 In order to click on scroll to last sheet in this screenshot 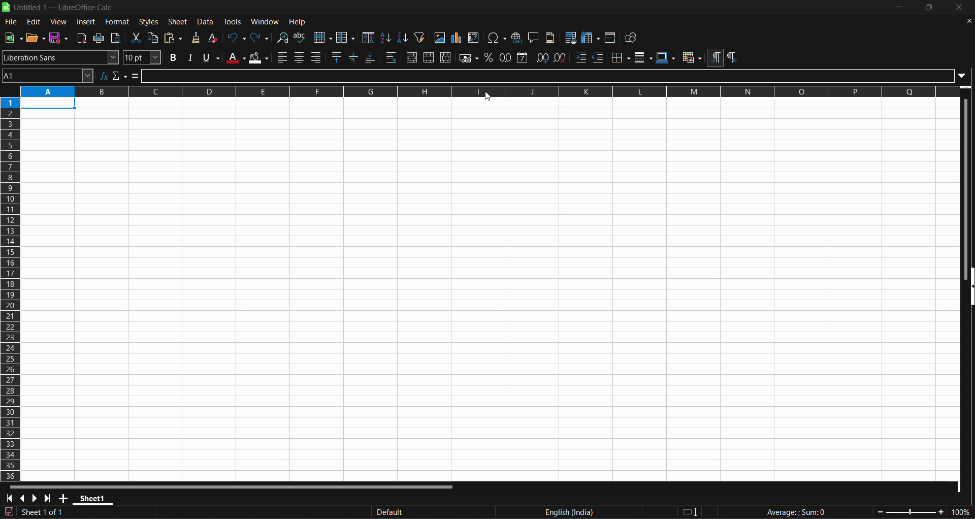, I will do `click(50, 498)`.